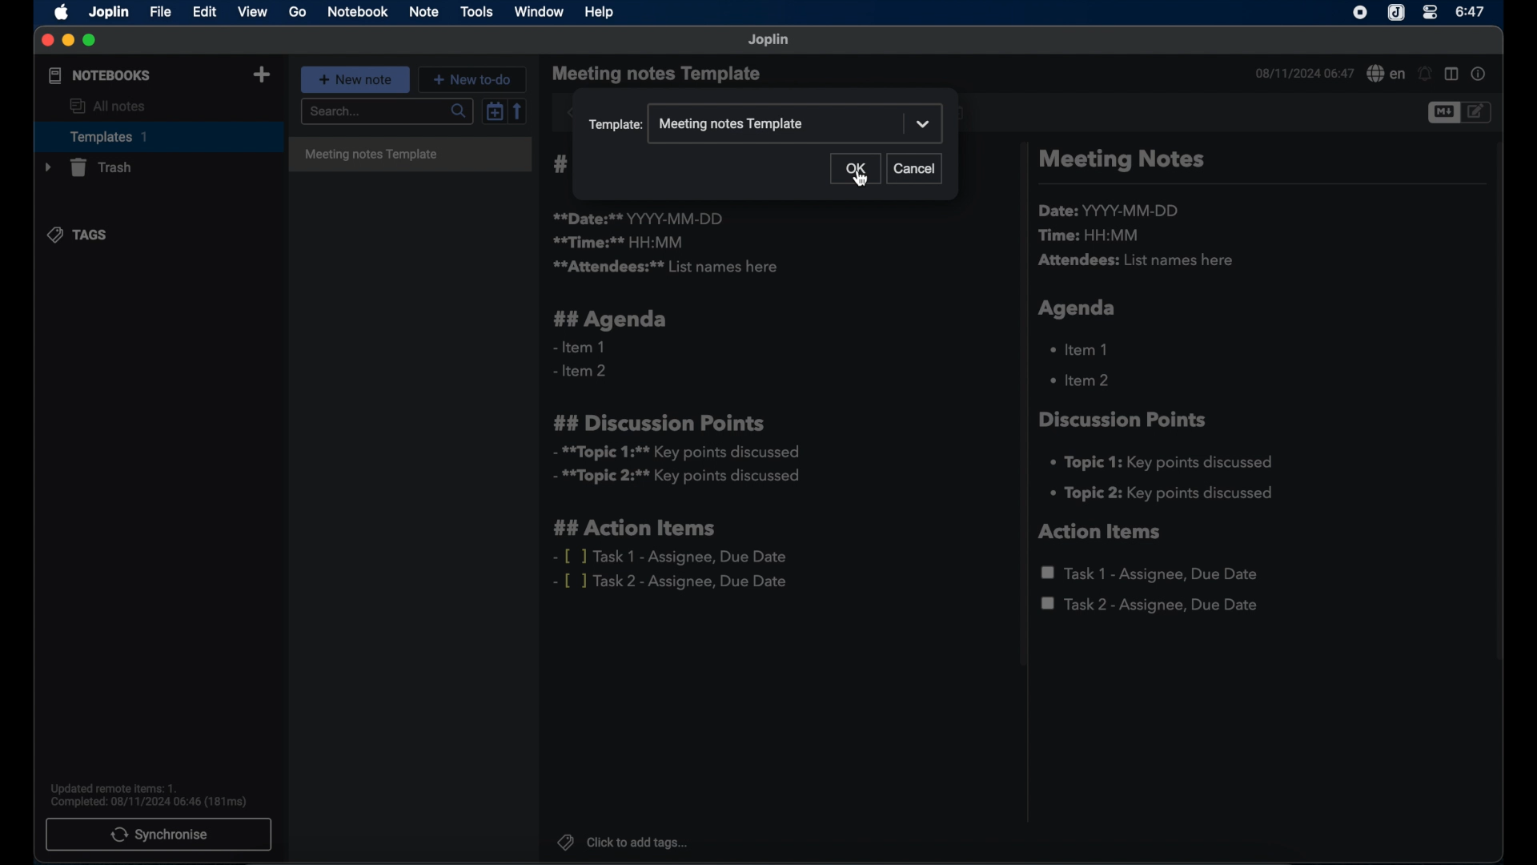 The height and width of the screenshot is (865, 1537). What do you see at coordinates (476, 11) in the screenshot?
I see `tools` at bounding box center [476, 11].